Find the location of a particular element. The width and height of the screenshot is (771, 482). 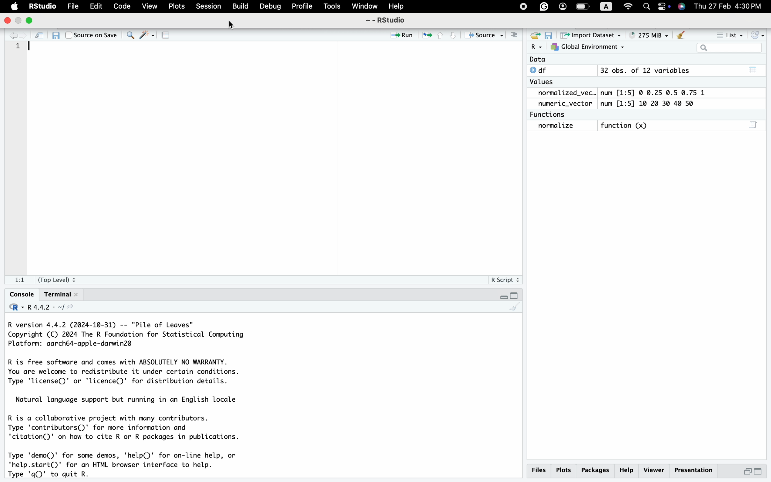

apple logo is located at coordinates (11, 7).